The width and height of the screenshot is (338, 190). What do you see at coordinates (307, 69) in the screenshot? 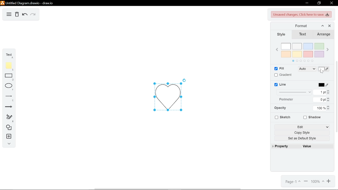
I see `fill style` at bounding box center [307, 69].